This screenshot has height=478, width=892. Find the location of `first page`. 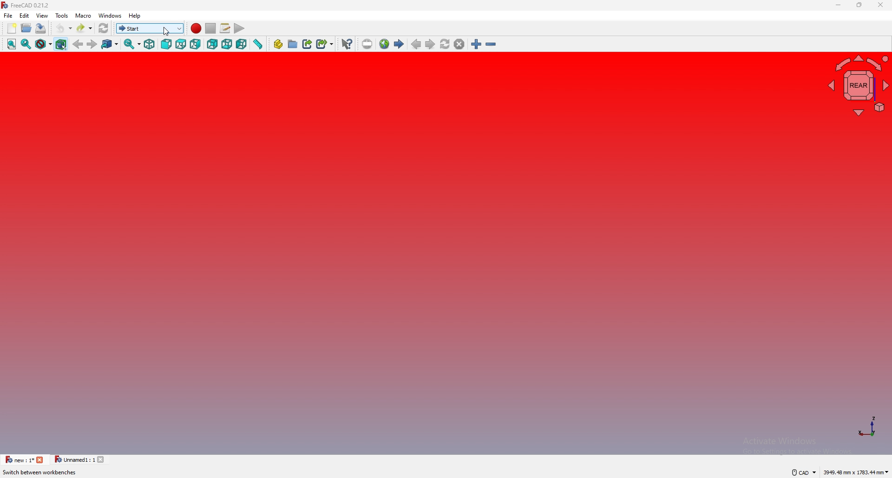

first page is located at coordinates (399, 44).